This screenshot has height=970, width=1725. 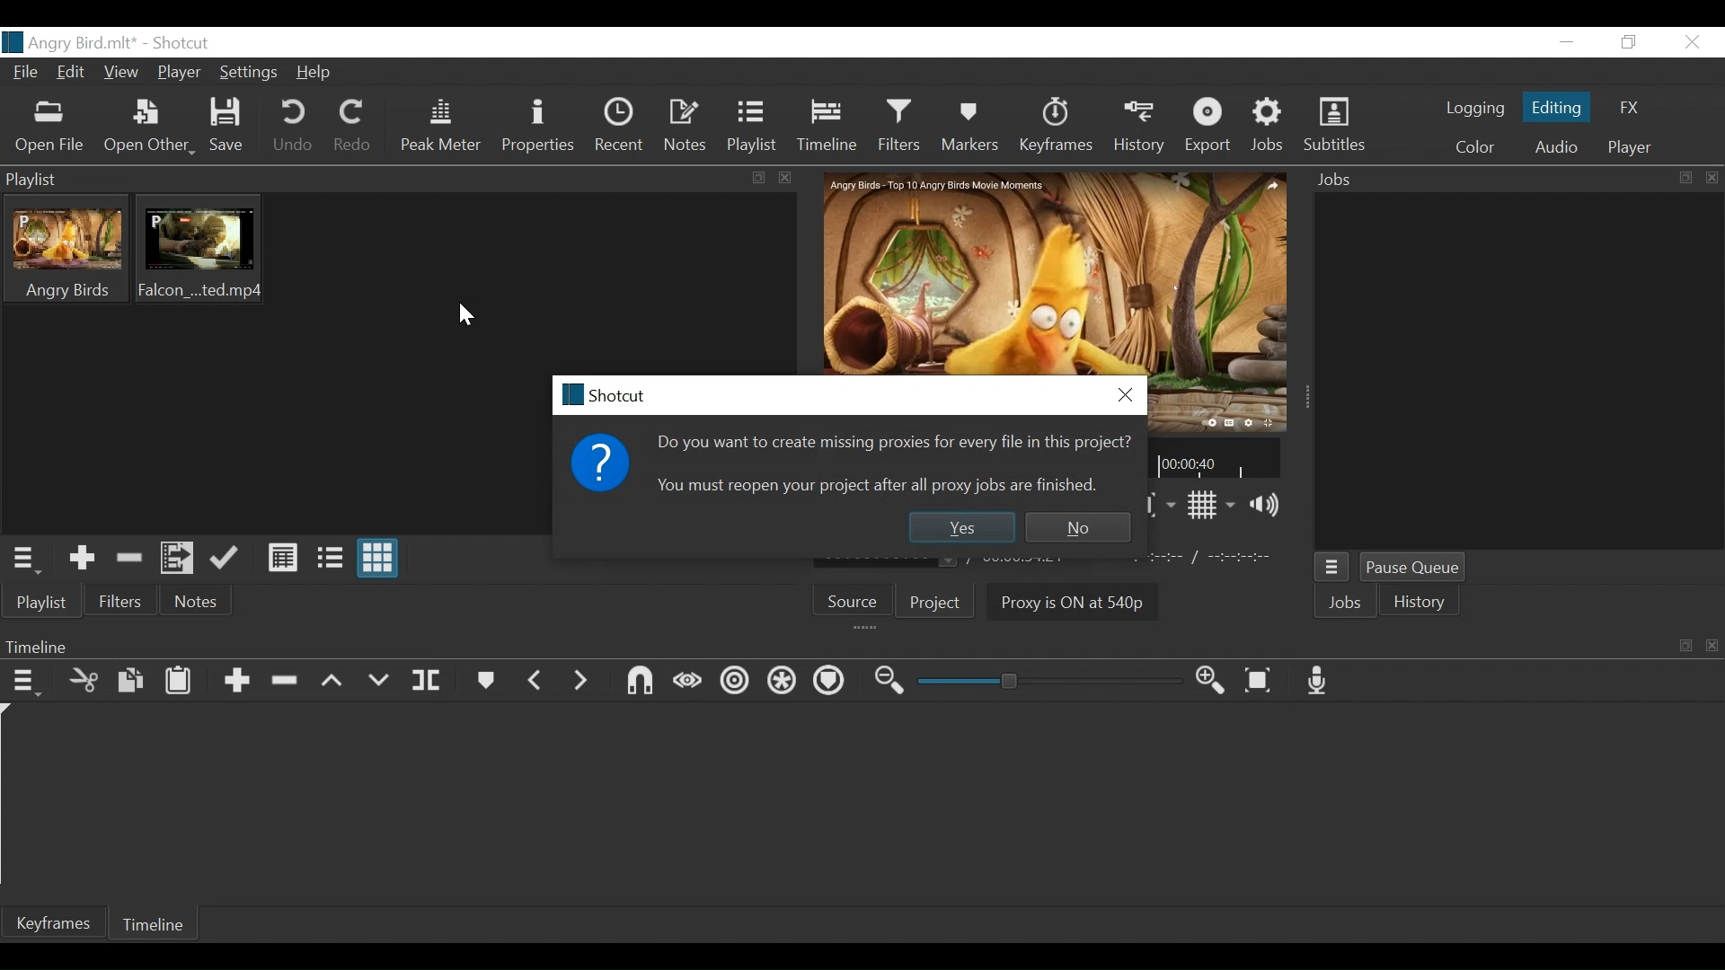 What do you see at coordinates (1149, 505) in the screenshot?
I see `Toggle Zoom` at bounding box center [1149, 505].